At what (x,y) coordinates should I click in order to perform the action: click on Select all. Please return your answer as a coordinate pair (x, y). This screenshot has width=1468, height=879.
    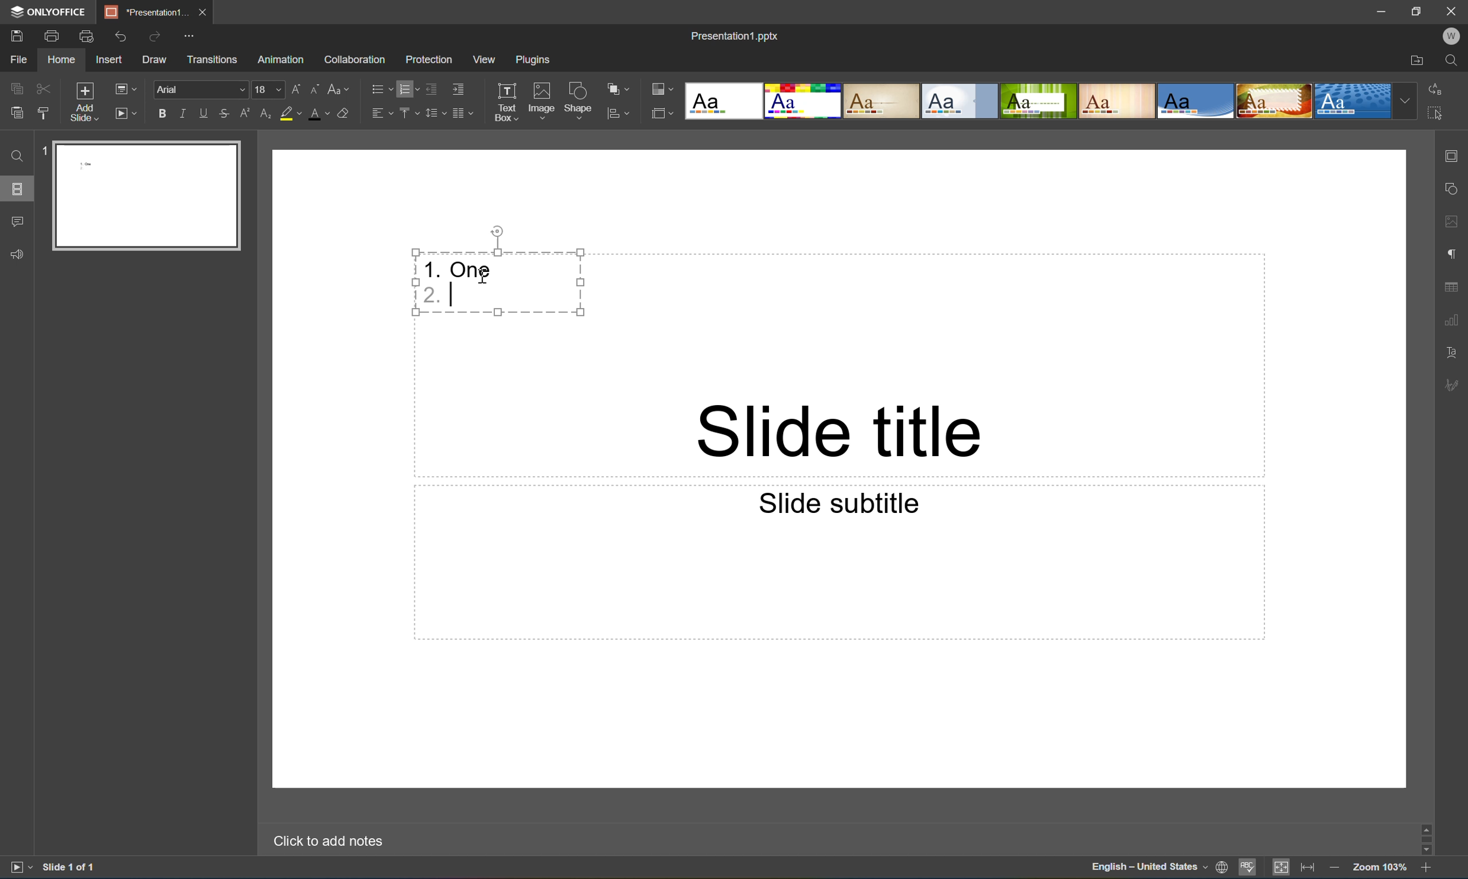
    Looking at the image, I should click on (1436, 112).